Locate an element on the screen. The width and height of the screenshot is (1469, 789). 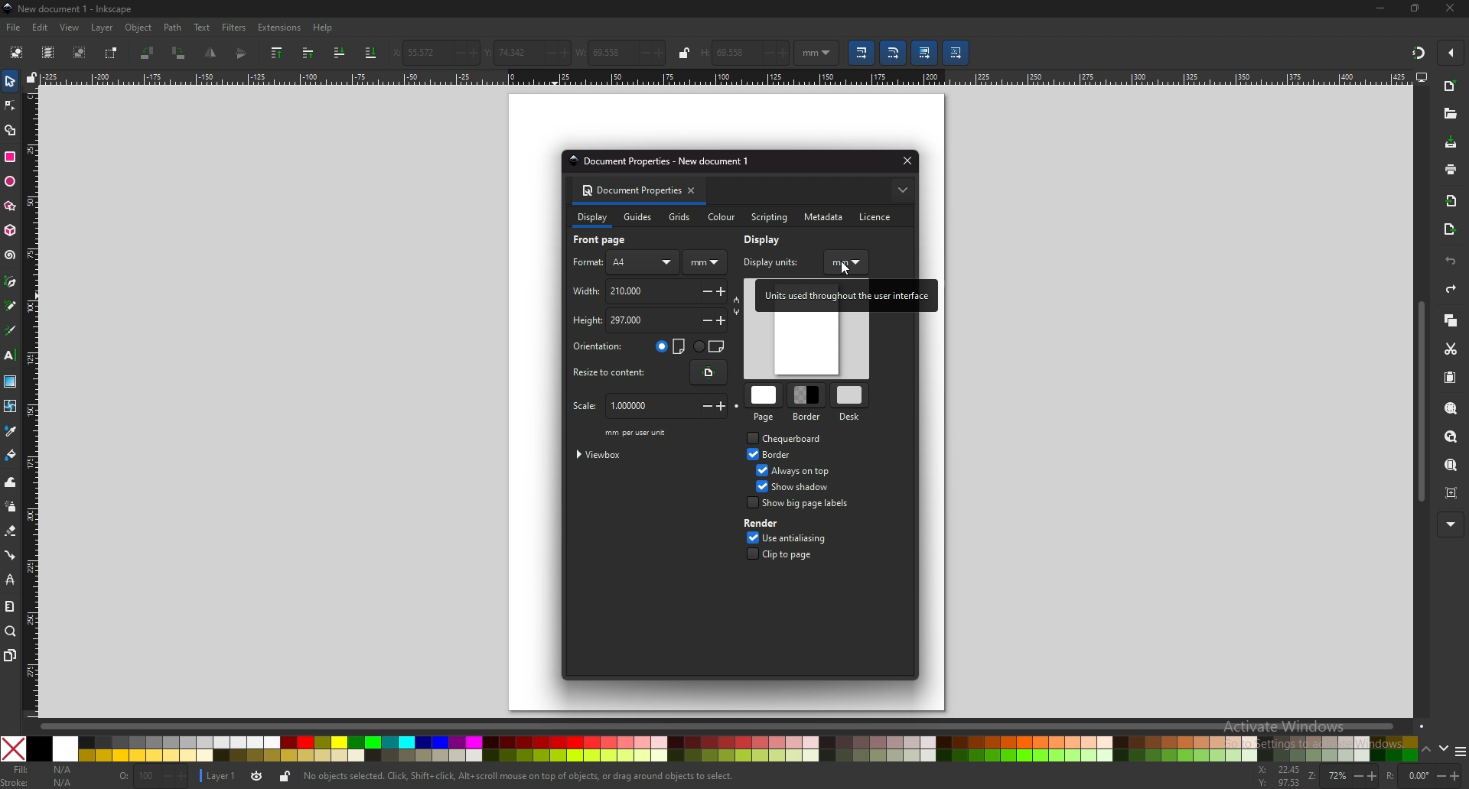
Checkbox is located at coordinates (751, 503).